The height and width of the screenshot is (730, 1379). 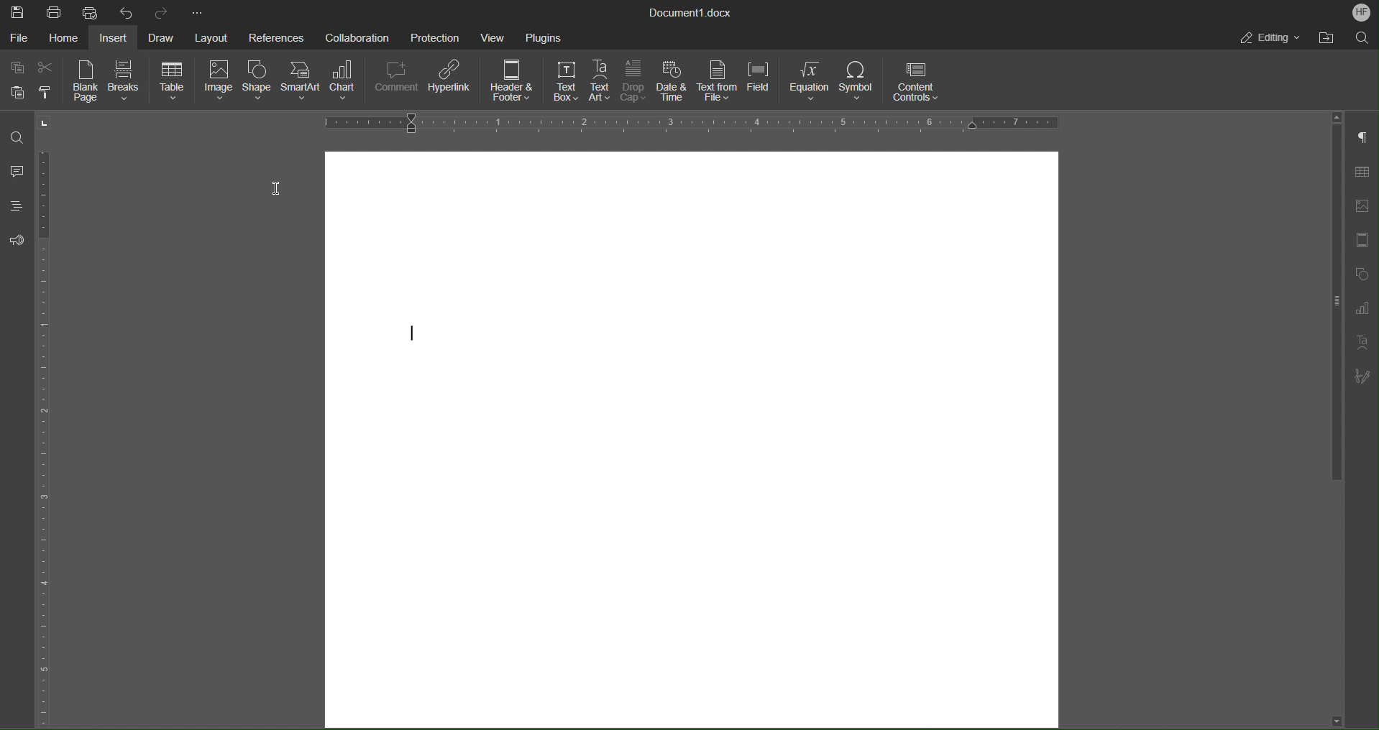 What do you see at coordinates (1360, 173) in the screenshot?
I see `Table` at bounding box center [1360, 173].